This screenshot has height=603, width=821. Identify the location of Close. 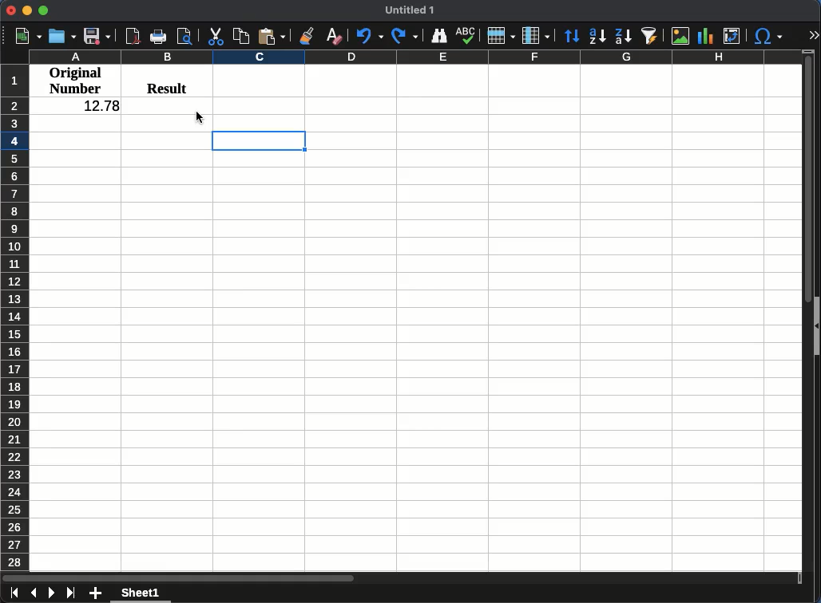
(11, 10).